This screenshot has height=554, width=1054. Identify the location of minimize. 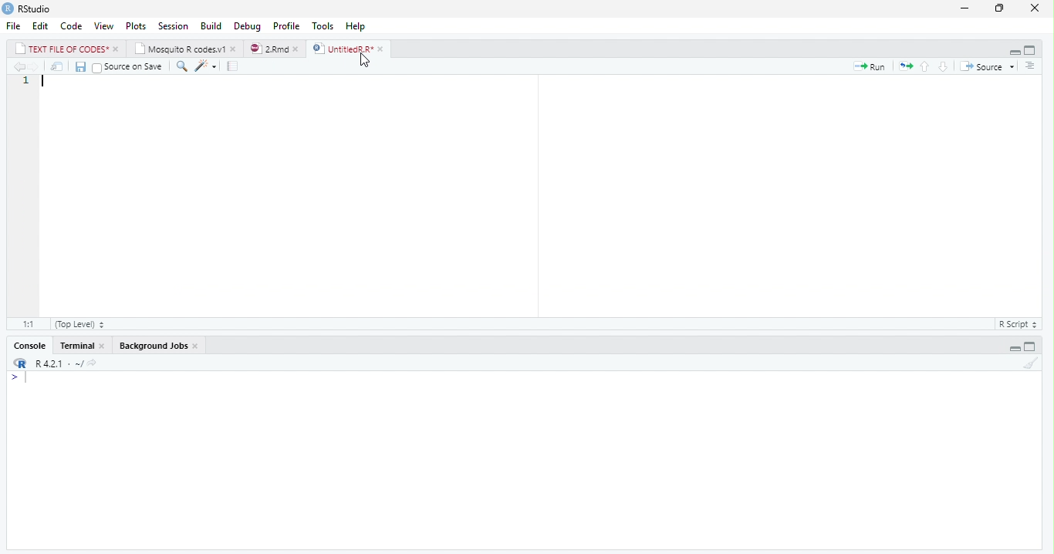
(964, 9).